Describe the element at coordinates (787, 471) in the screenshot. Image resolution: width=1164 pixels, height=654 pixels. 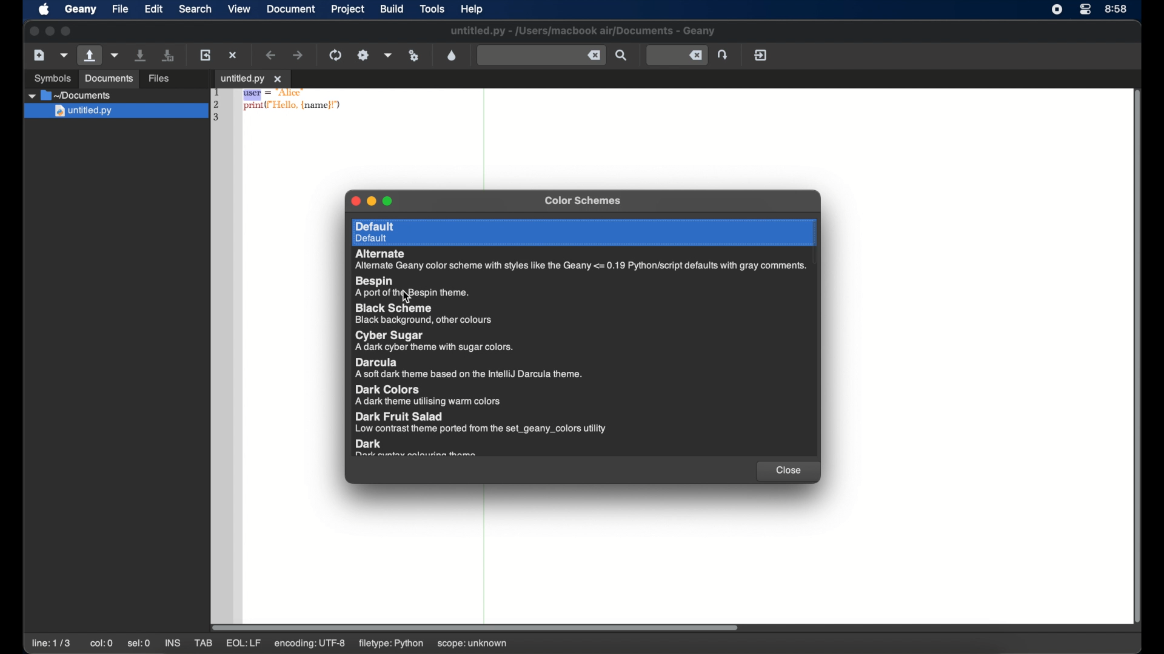
I see `close` at that location.